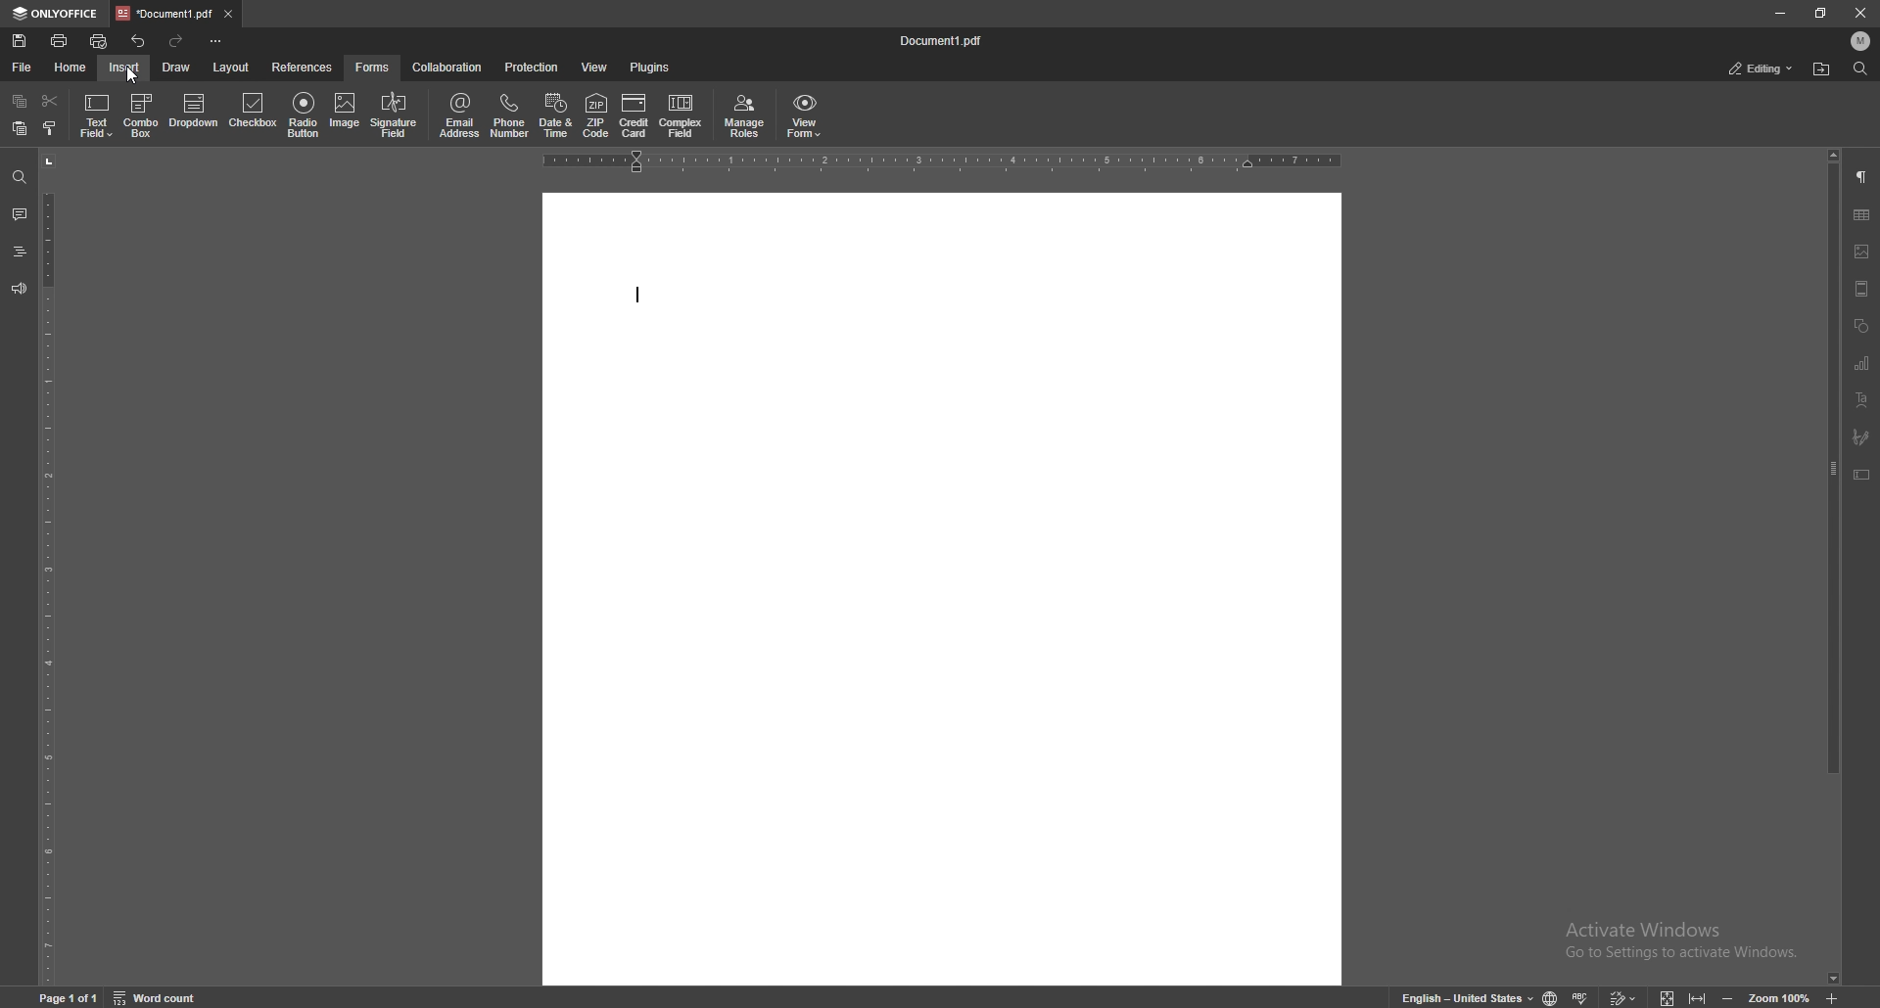  I want to click on page, so click(70, 996).